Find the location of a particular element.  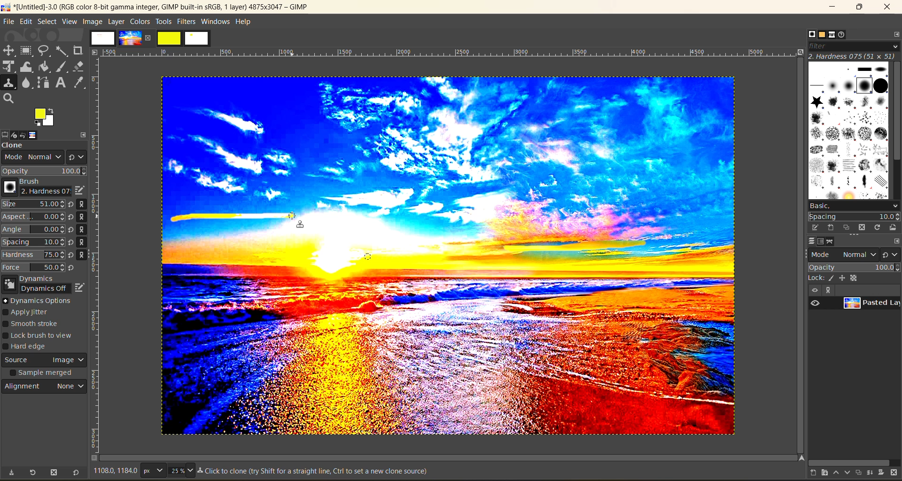

text tool is located at coordinates (62, 83).